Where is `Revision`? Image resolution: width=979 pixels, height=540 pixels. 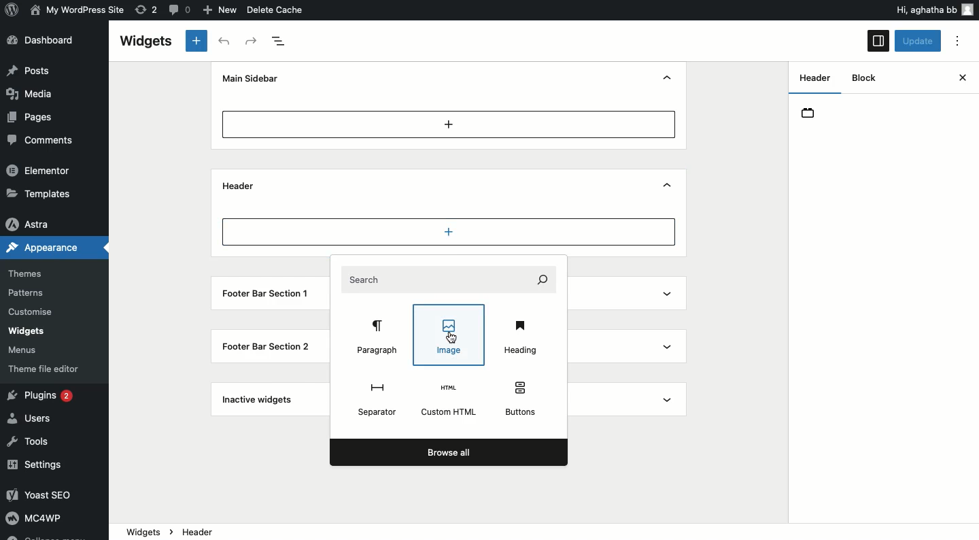 Revision is located at coordinates (147, 9).